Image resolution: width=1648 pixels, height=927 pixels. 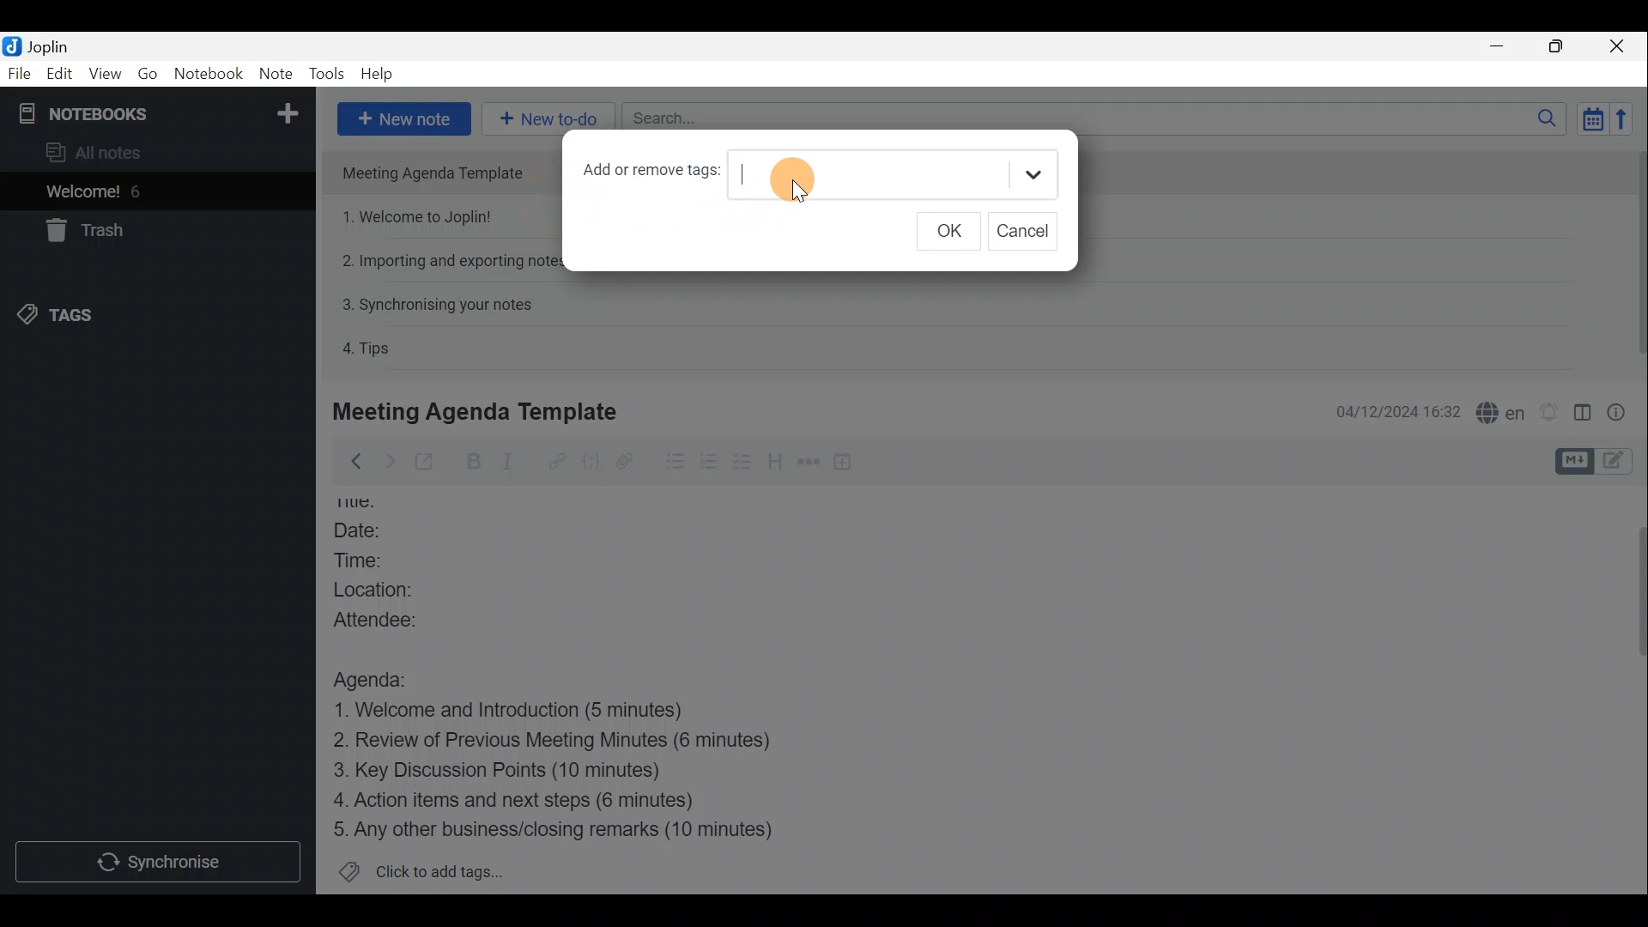 What do you see at coordinates (122, 152) in the screenshot?
I see `All notes` at bounding box center [122, 152].